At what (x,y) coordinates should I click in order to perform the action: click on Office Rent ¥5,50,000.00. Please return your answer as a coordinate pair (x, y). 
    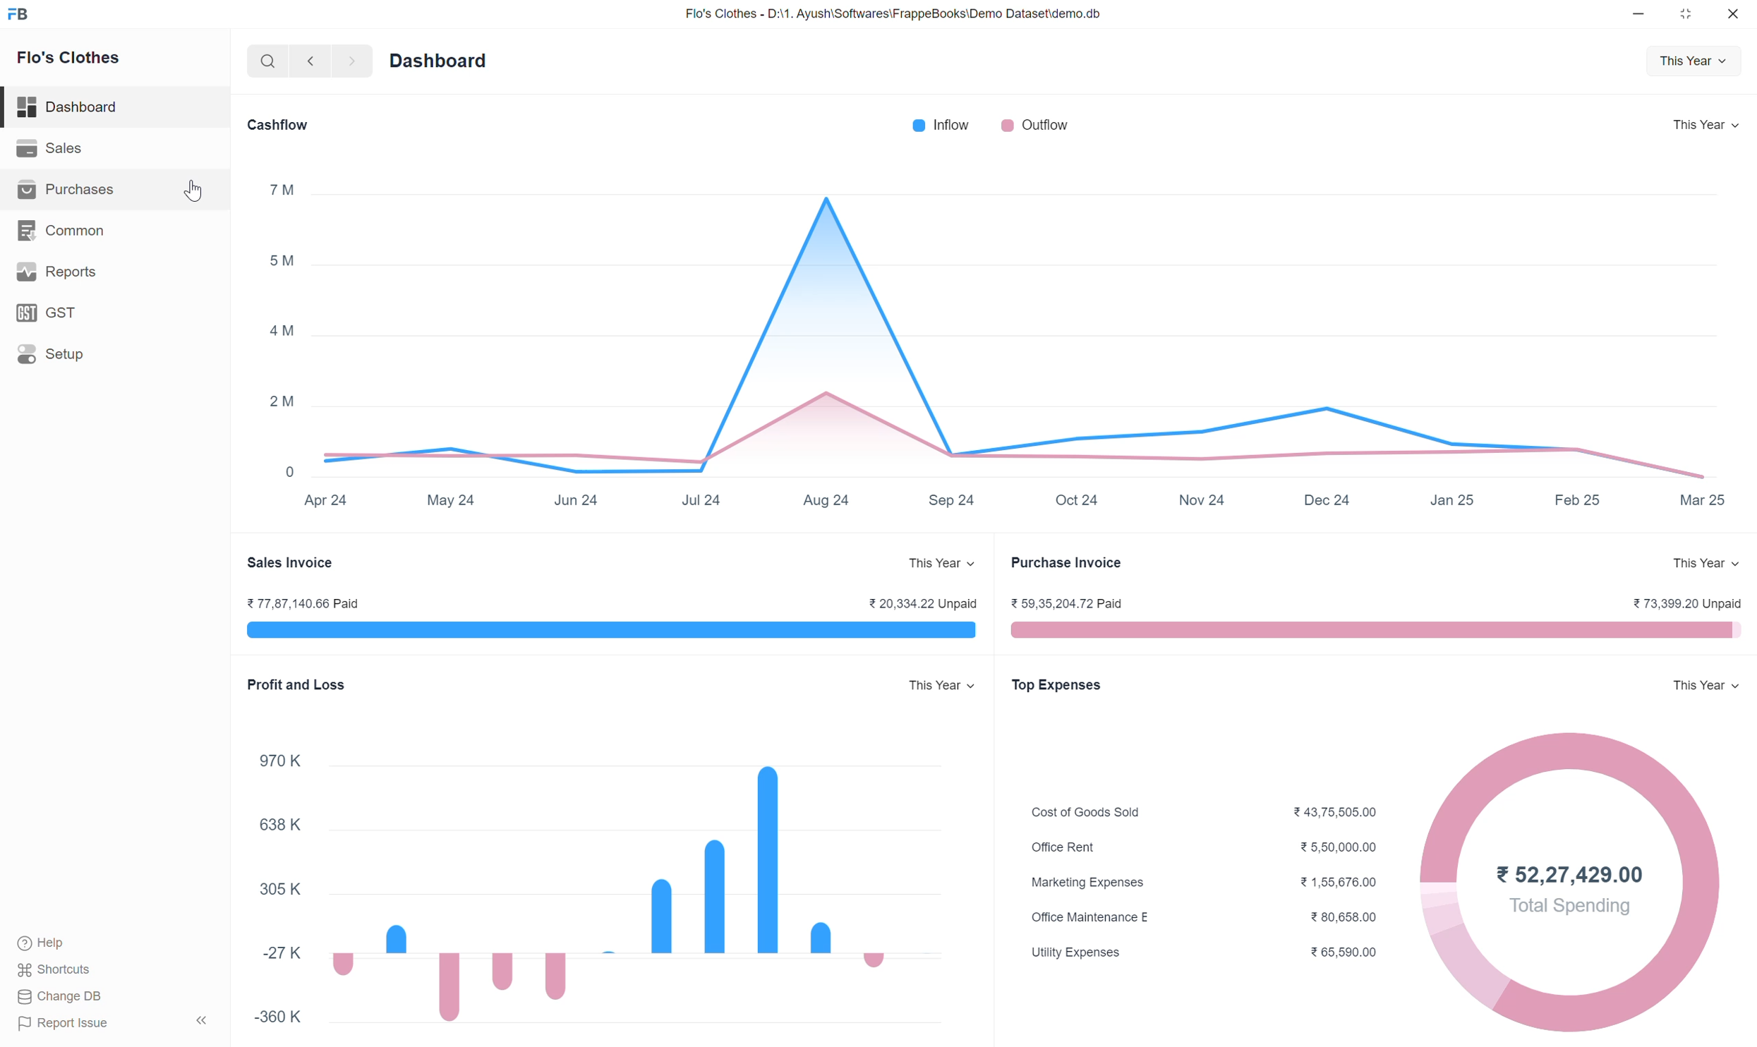
    Looking at the image, I should click on (1190, 847).